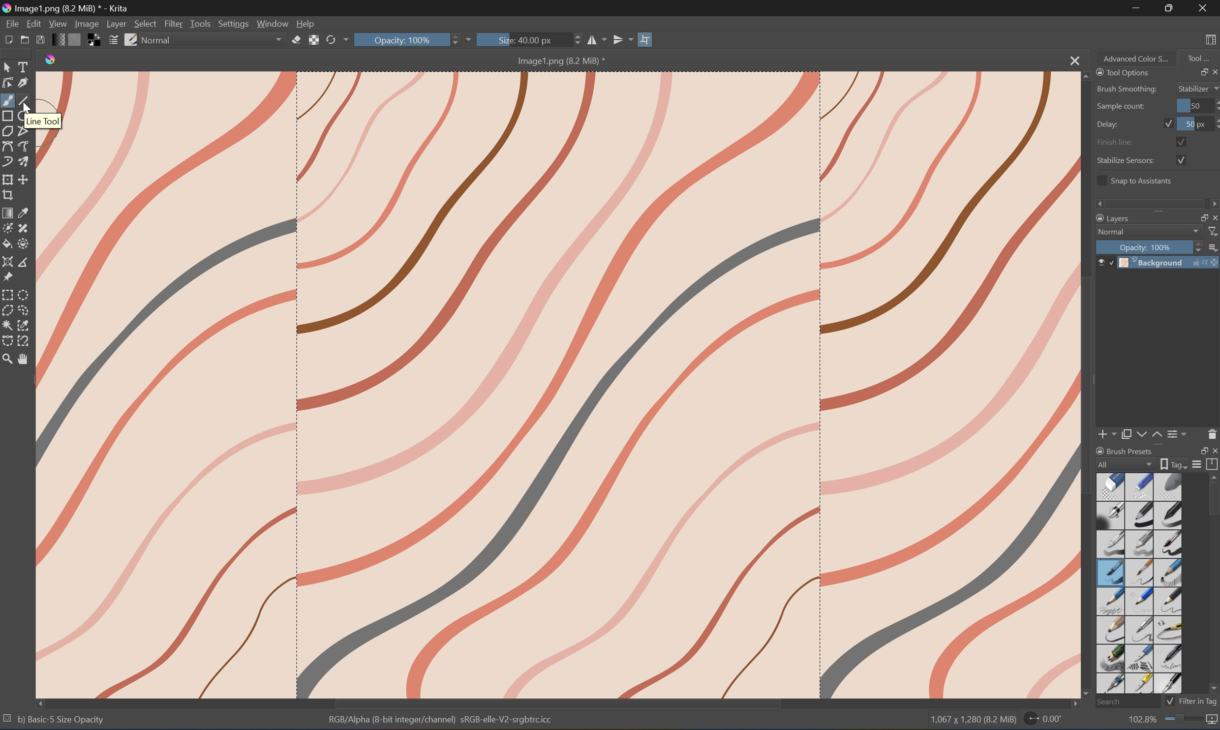 The height and width of the screenshot is (730, 1220). Describe the element at coordinates (1121, 71) in the screenshot. I see `Tool Options` at that location.